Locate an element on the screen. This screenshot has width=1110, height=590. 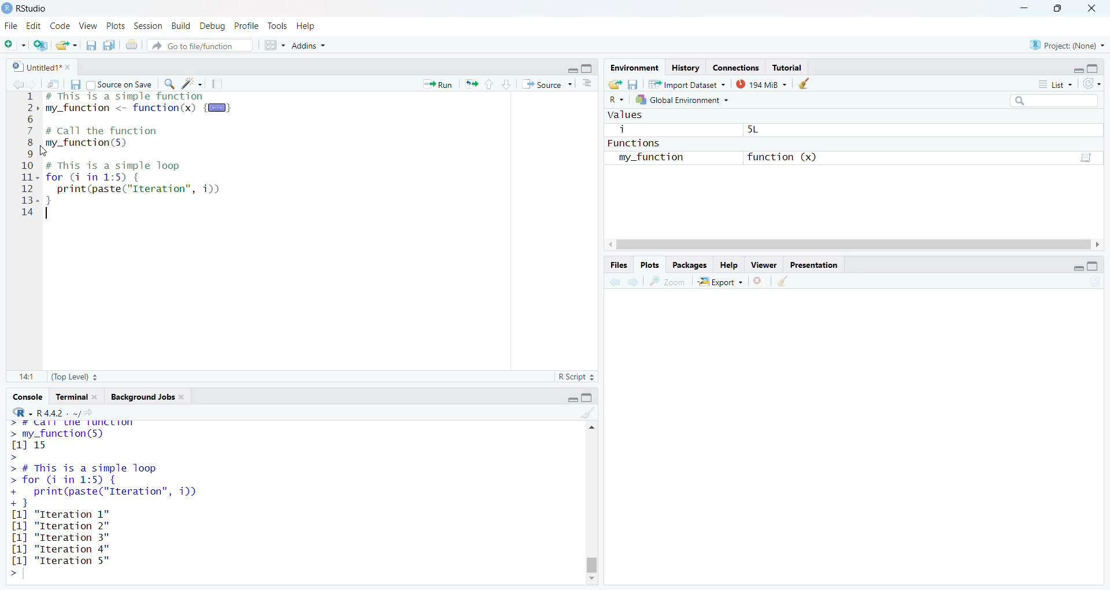
search field is located at coordinates (1051, 100).